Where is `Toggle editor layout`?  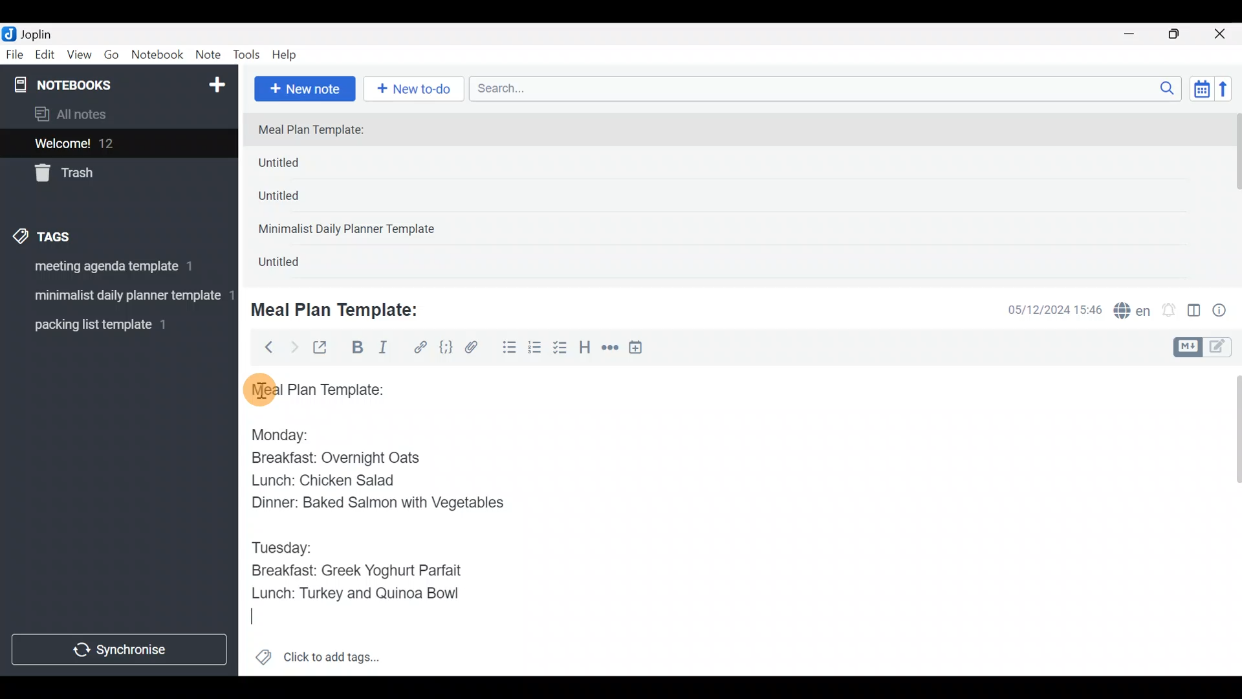 Toggle editor layout is located at coordinates (1195, 312).